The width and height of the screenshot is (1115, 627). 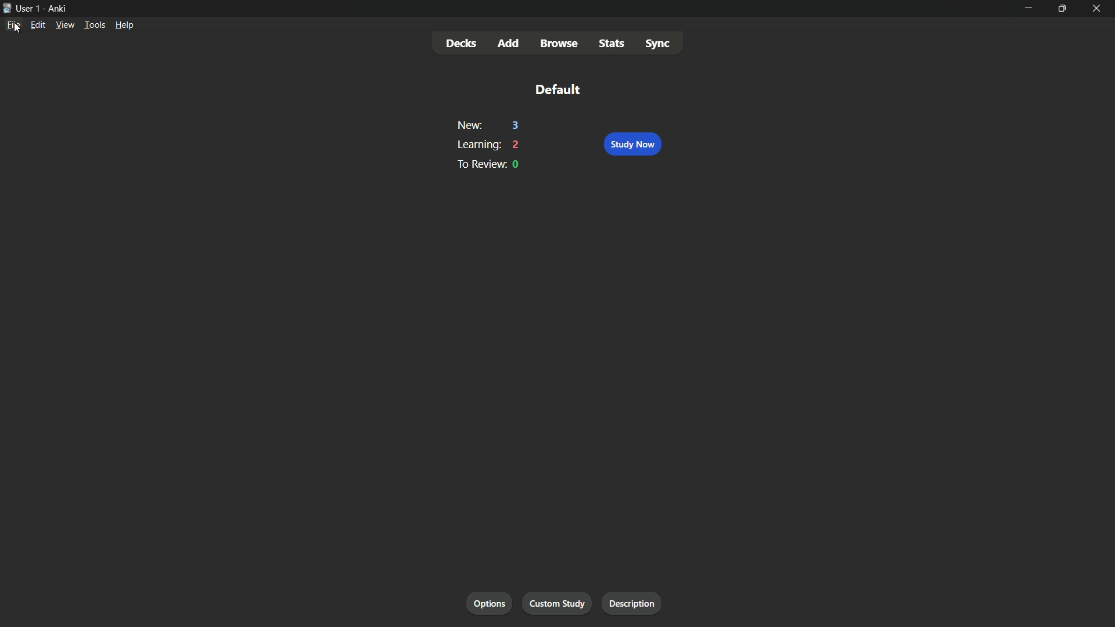 What do you see at coordinates (93, 25) in the screenshot?
I see `tools menu` at bounding box center [93, 25].